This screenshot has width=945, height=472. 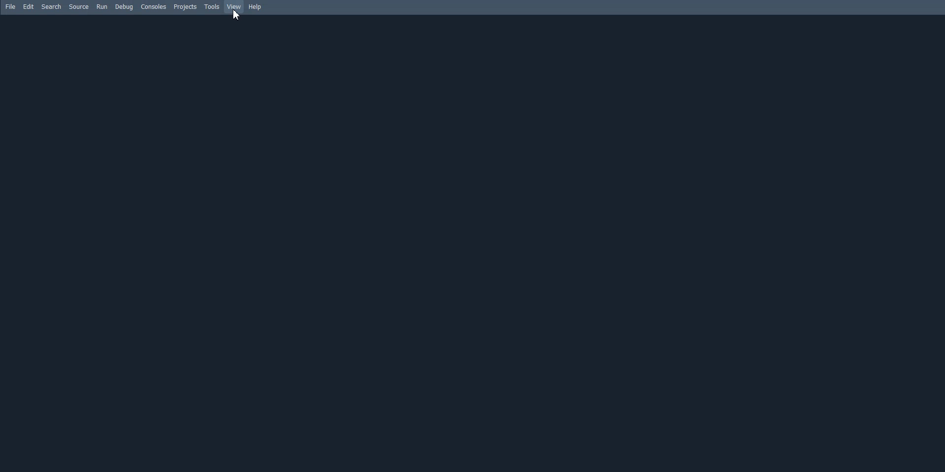 What do you see at coordinates (254, 7) in the screenshot?
I see `Help` at bounding box center [254, 7].